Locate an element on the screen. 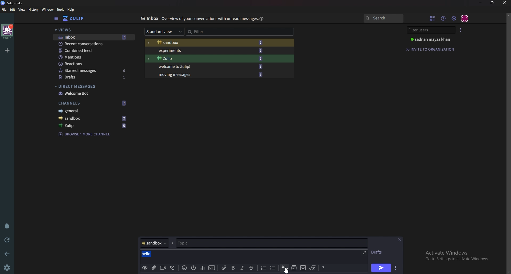 This screenshot has height=274, width=511. 3 is located at coordinates (263, 67).